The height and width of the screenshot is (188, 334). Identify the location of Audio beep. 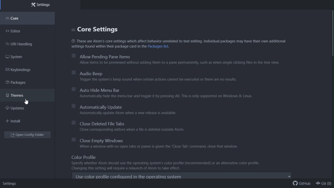
(152, 77).